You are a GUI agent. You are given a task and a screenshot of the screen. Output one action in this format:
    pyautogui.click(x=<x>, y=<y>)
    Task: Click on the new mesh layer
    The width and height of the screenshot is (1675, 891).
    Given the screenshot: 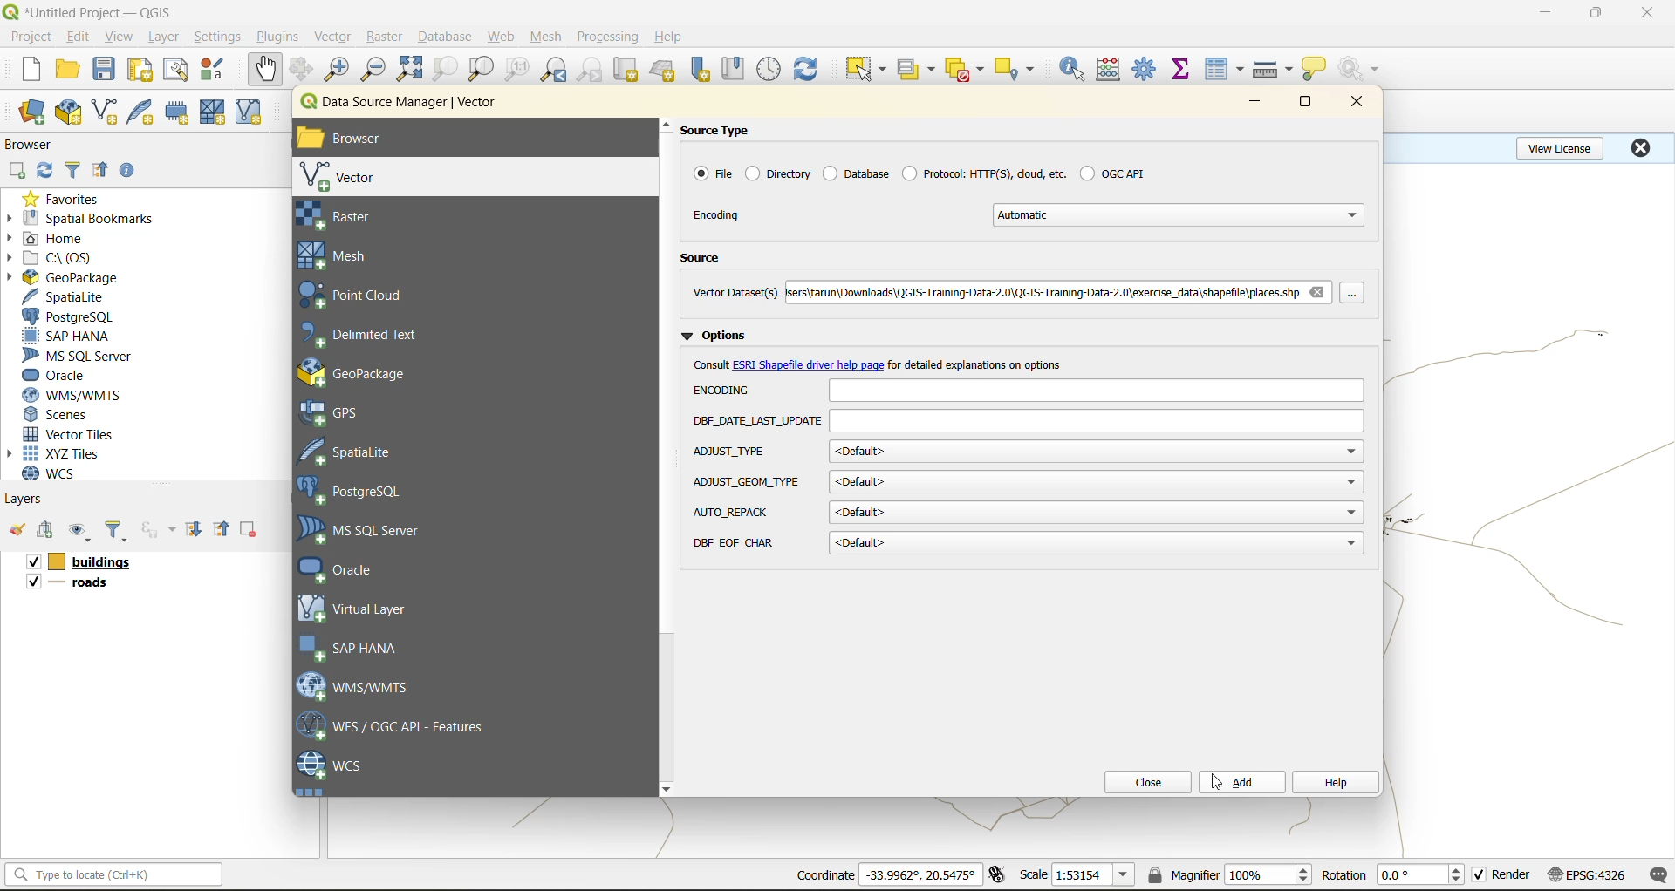 What is the action you would take?
    pyautogui.click(x=215, y=114)
    